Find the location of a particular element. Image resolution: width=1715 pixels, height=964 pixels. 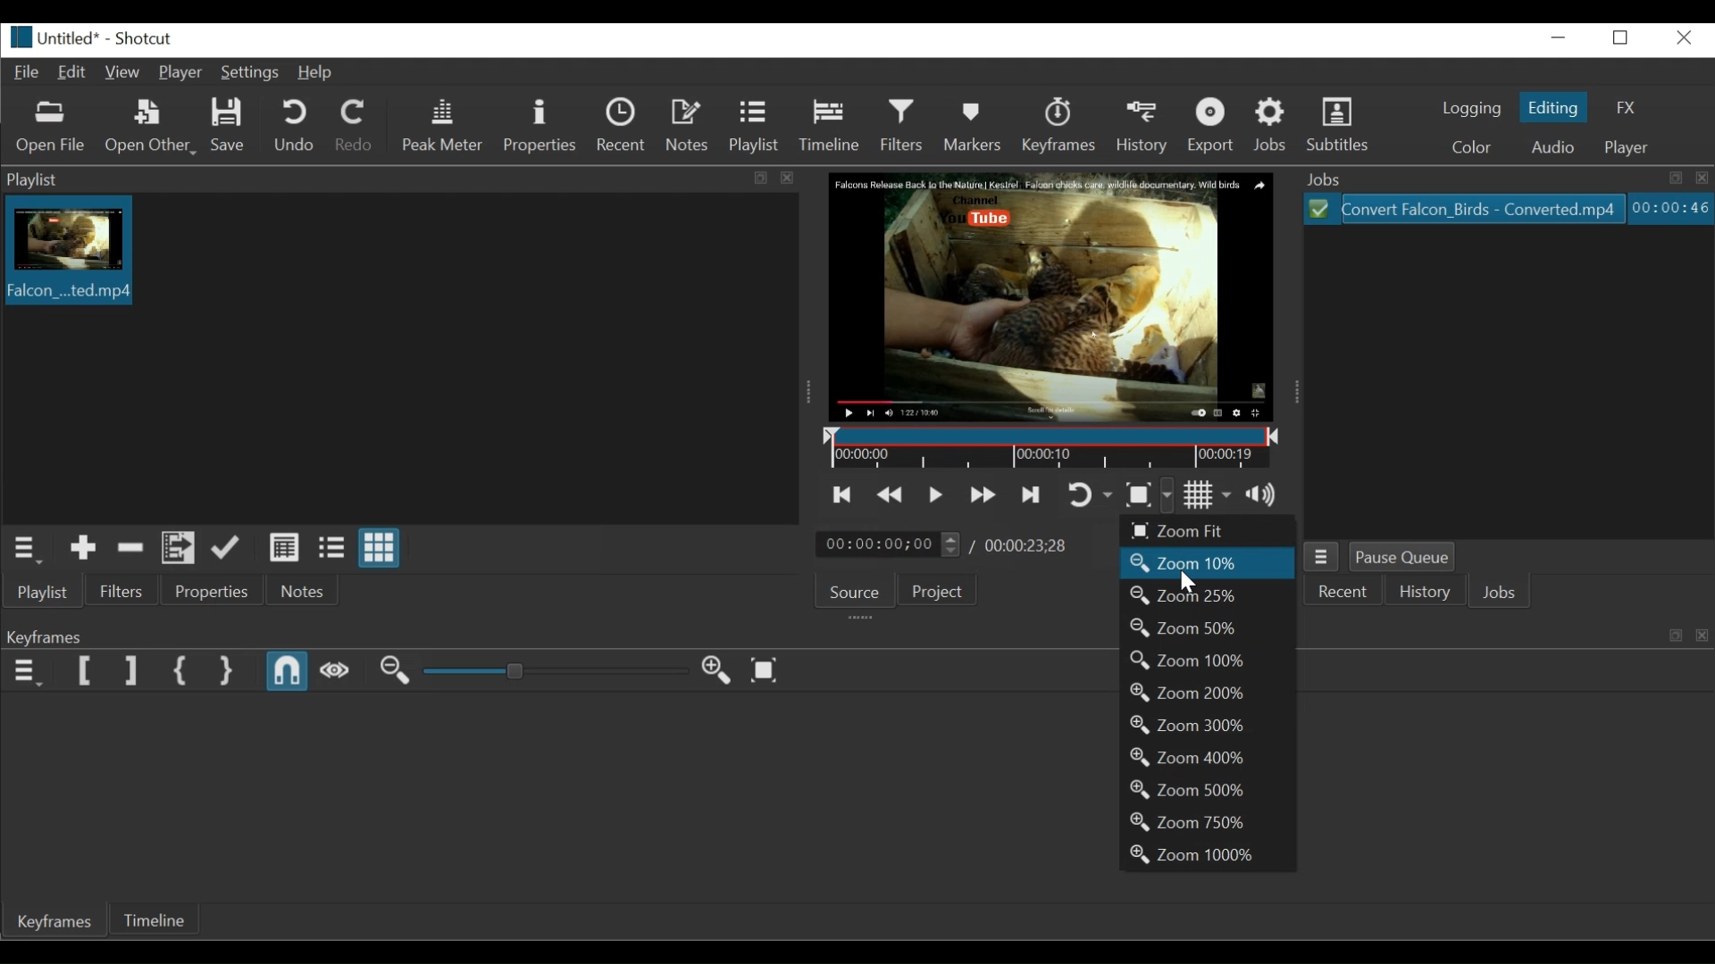

Filter is located at coordinates (121, 589).